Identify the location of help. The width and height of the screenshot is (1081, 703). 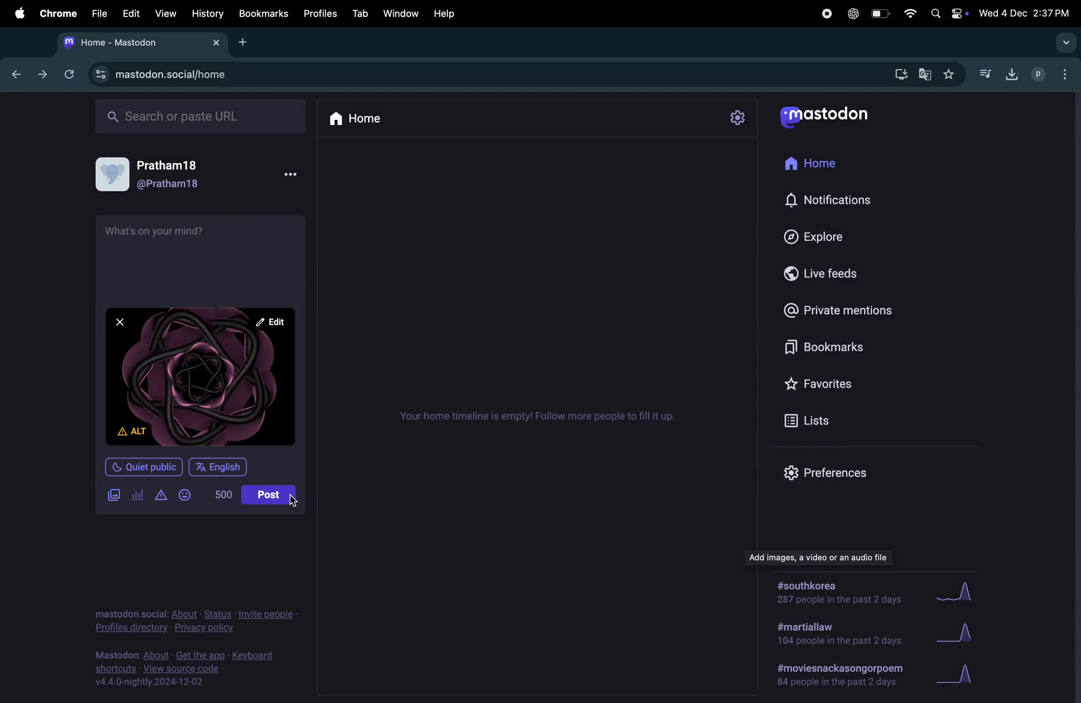
(443, 14).